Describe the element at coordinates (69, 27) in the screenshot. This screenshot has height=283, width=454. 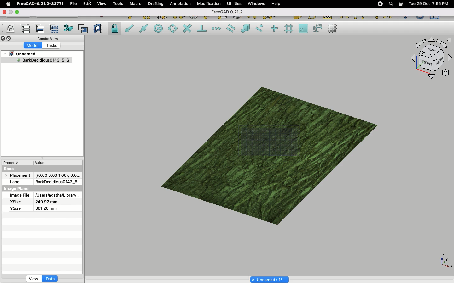
I see `Add to construction group` at that location.